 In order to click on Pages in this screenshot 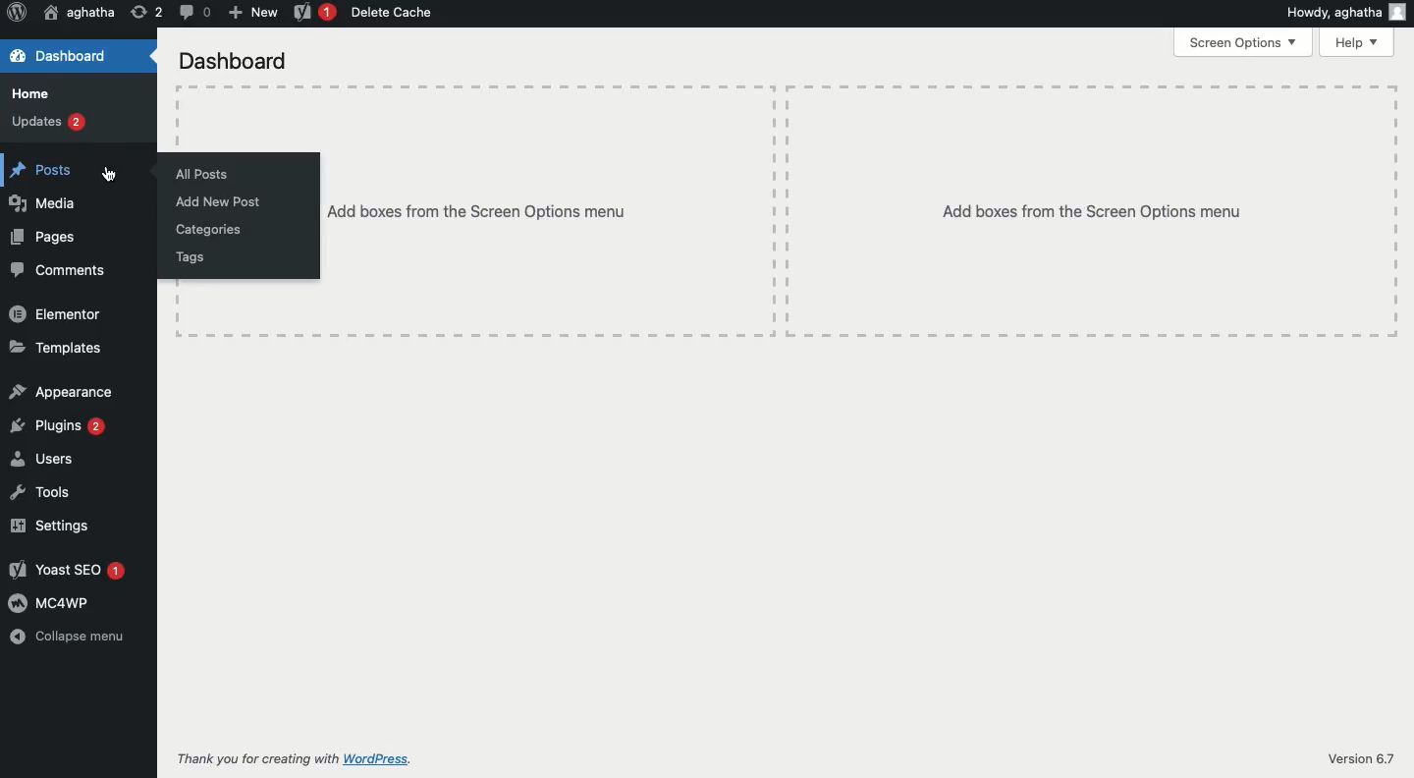, I will do `click(45, 236)`.